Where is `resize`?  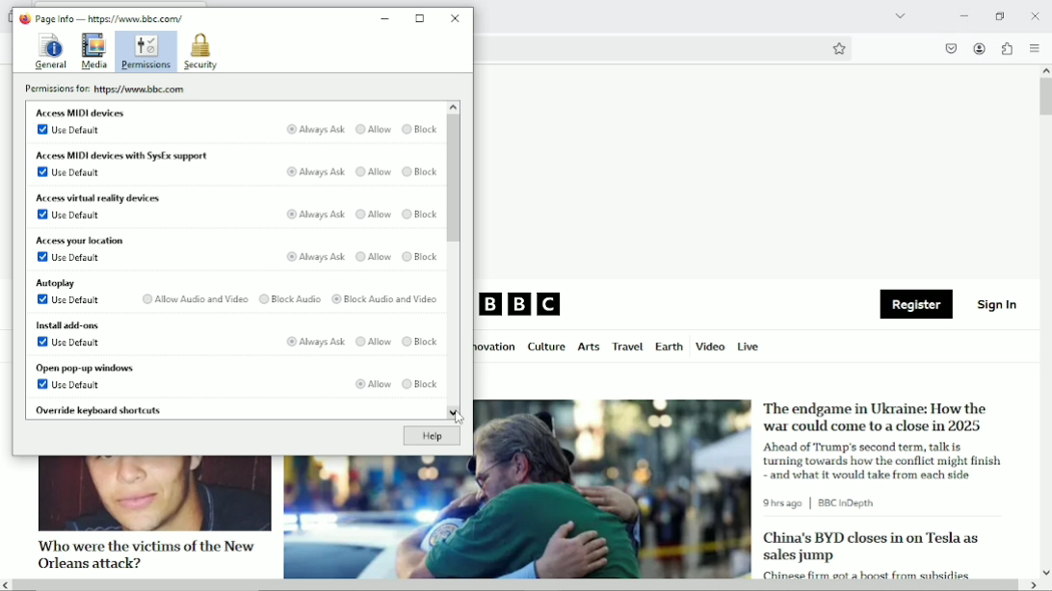
resize is located at coordinates (421, 18).